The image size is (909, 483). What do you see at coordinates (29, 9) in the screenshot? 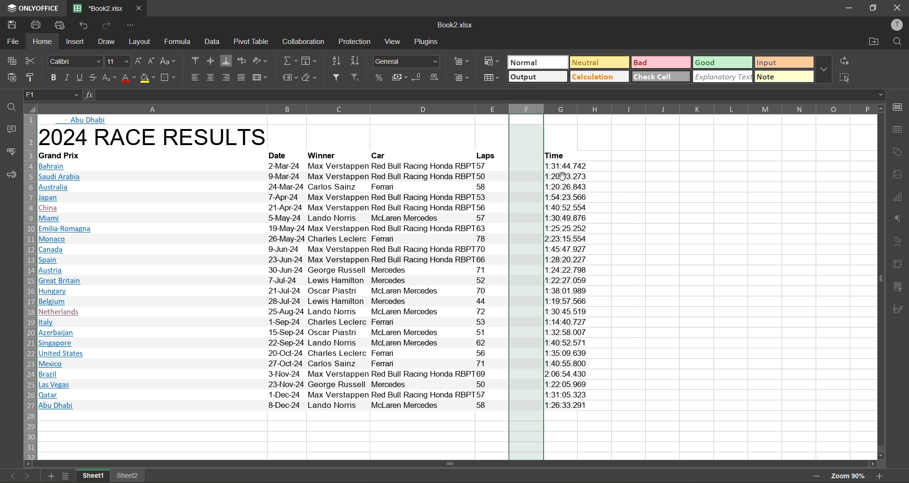
I see `app name: only office` at bounding box center [29, 9].